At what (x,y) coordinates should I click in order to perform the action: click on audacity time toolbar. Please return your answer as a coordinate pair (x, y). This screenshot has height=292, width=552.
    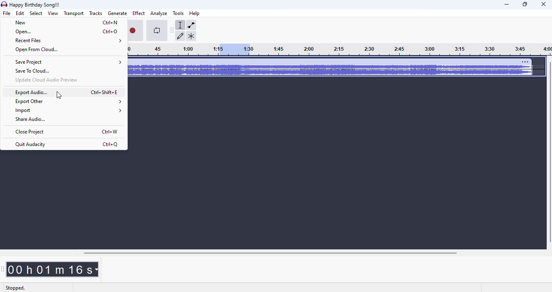
    Looking at the image, I should click on (3, 269).